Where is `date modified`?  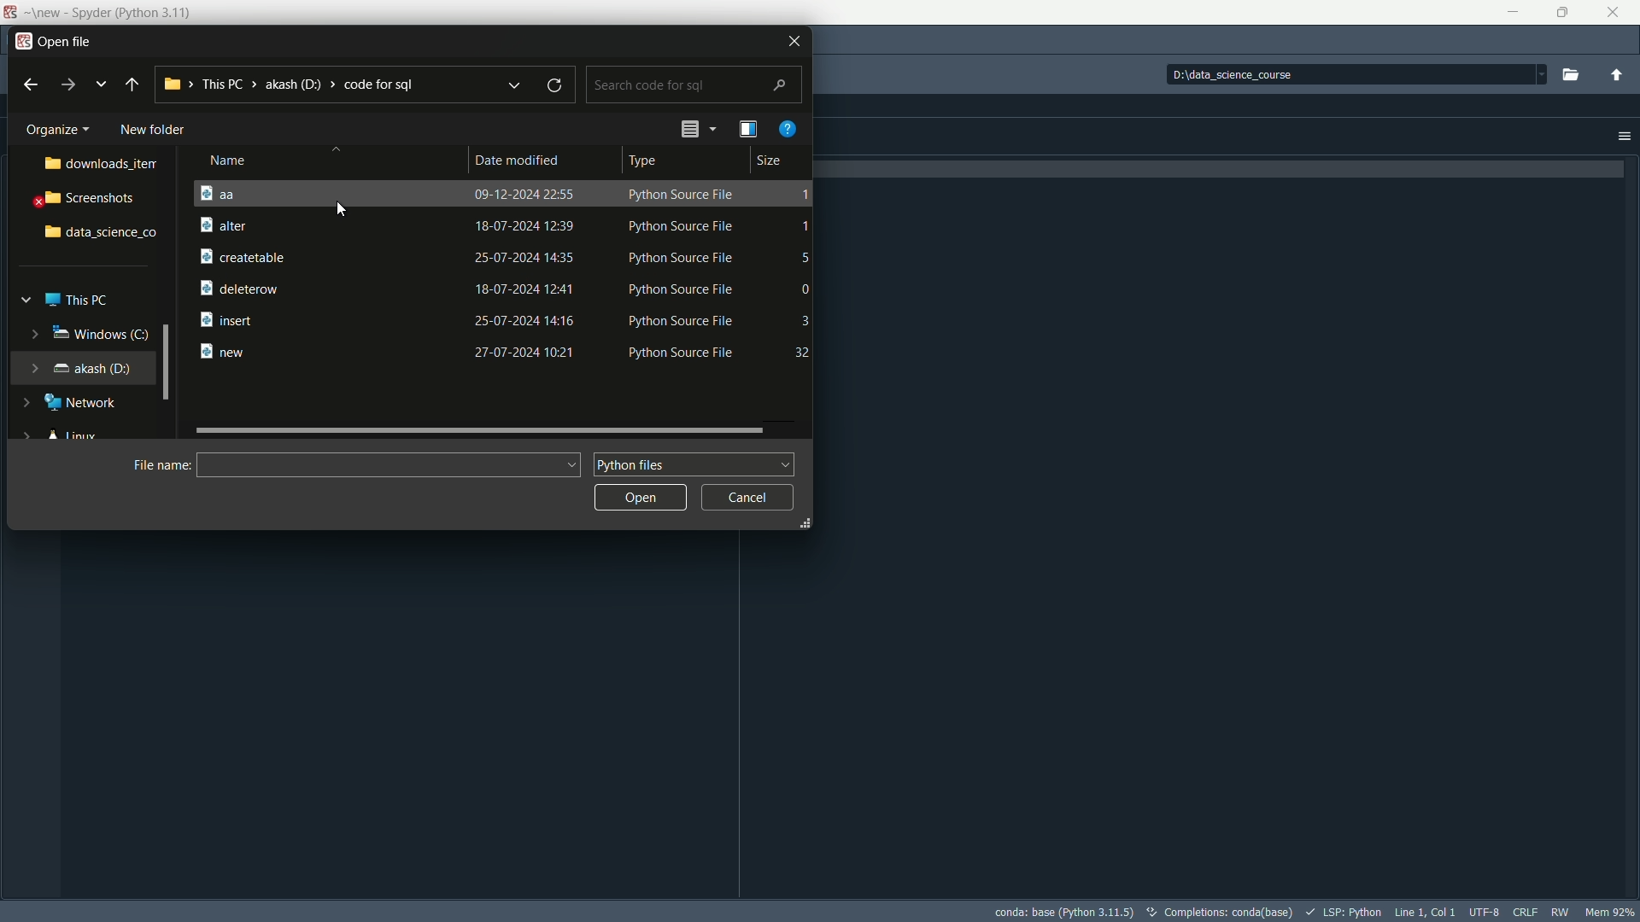 date modified is located at coordinates (520, 160).